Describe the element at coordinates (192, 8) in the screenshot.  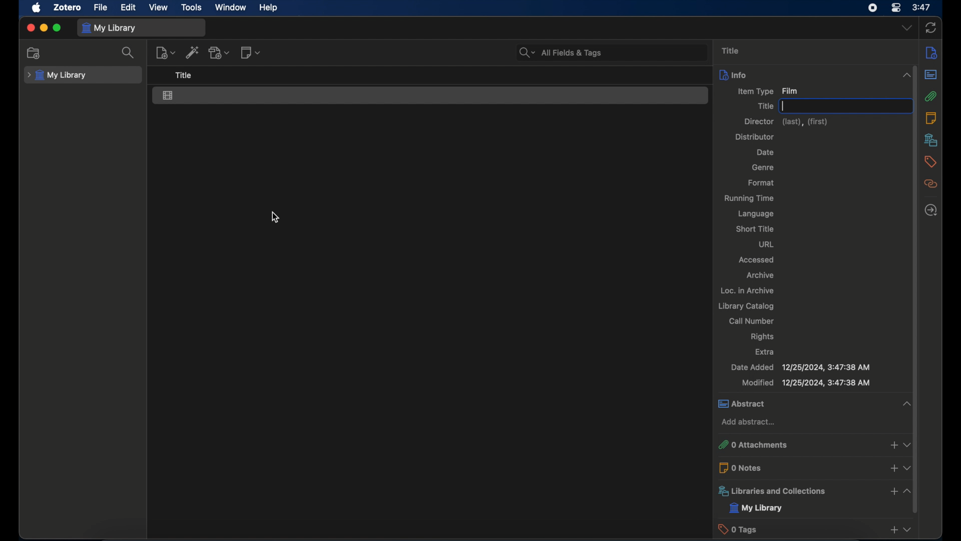
I see `tools` at that location.